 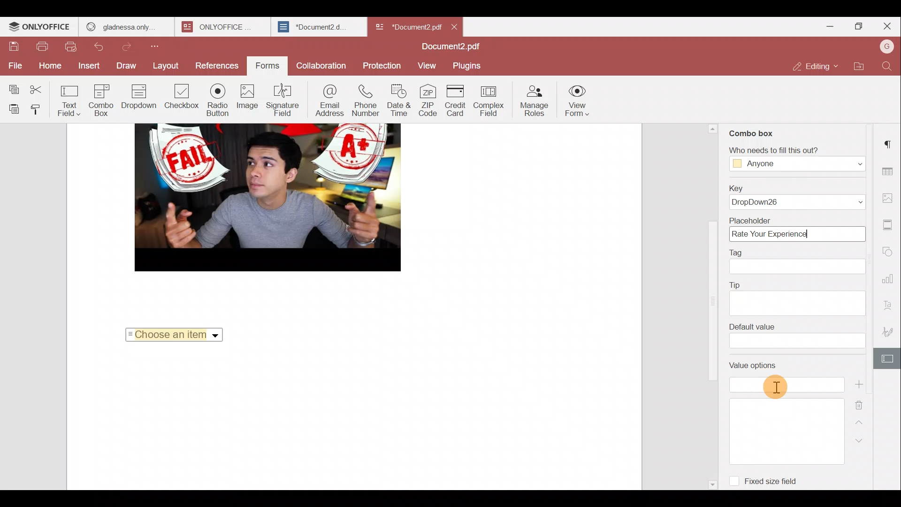 What do you see at coordinates (792, 159) in the screenshot?
I see `‘Who needs to fill this out?` at bounding box center [792, 159].